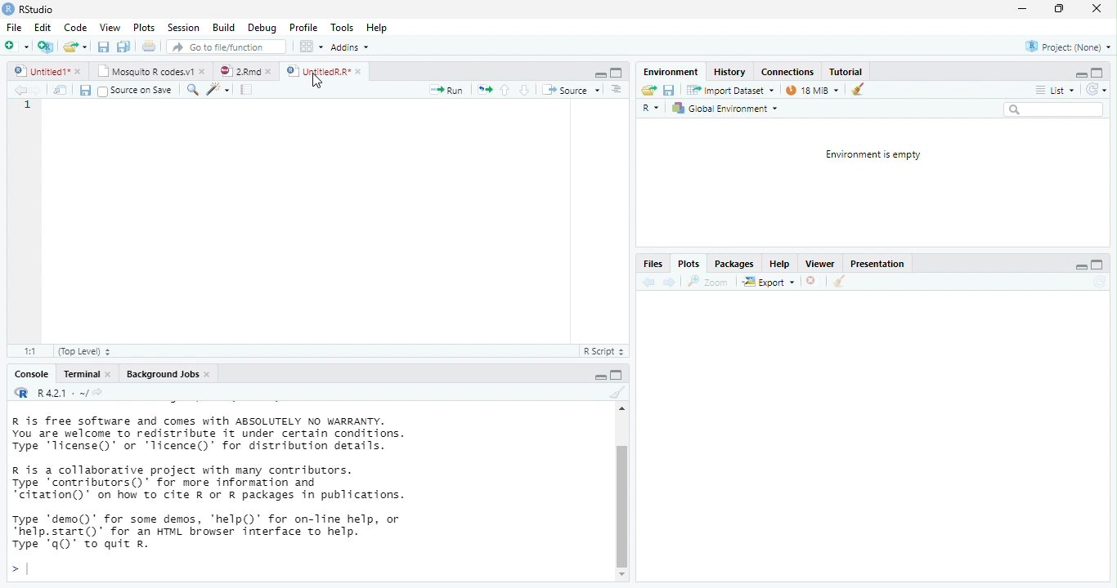 This screenshot has width=1117, height=588. What do you see at coordinates (223, 47) in the screenshot?
I see `Go to file/function` at bounding box center [223, 47].